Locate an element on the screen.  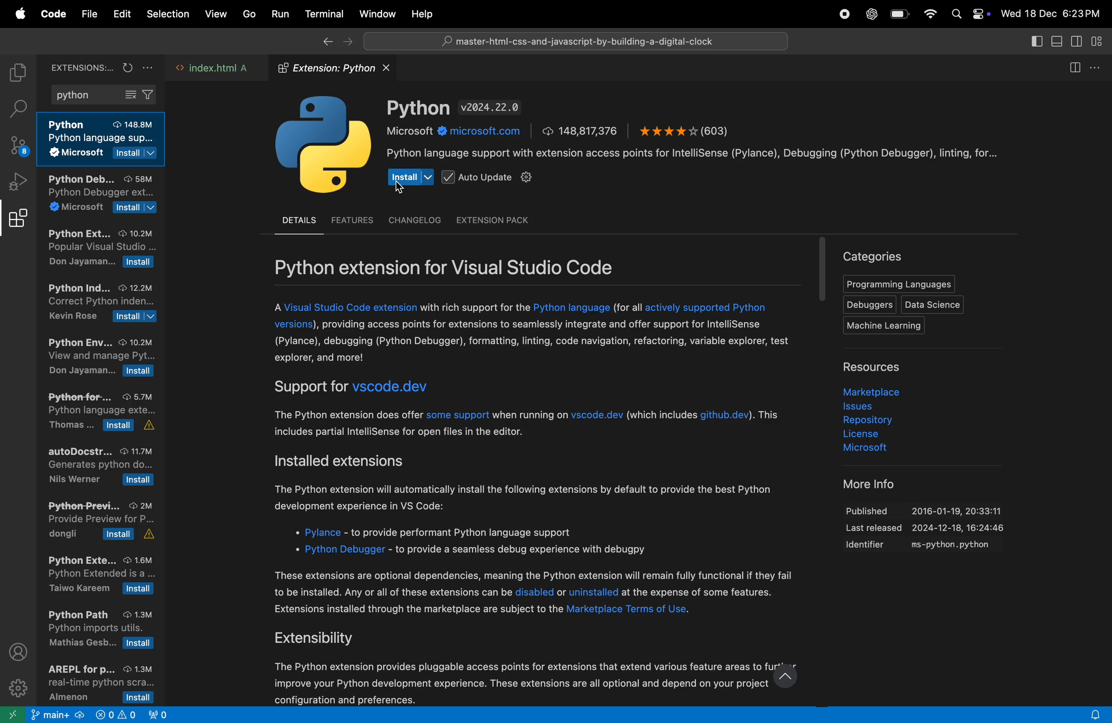
extension pack is located at coordinates (491, 220).